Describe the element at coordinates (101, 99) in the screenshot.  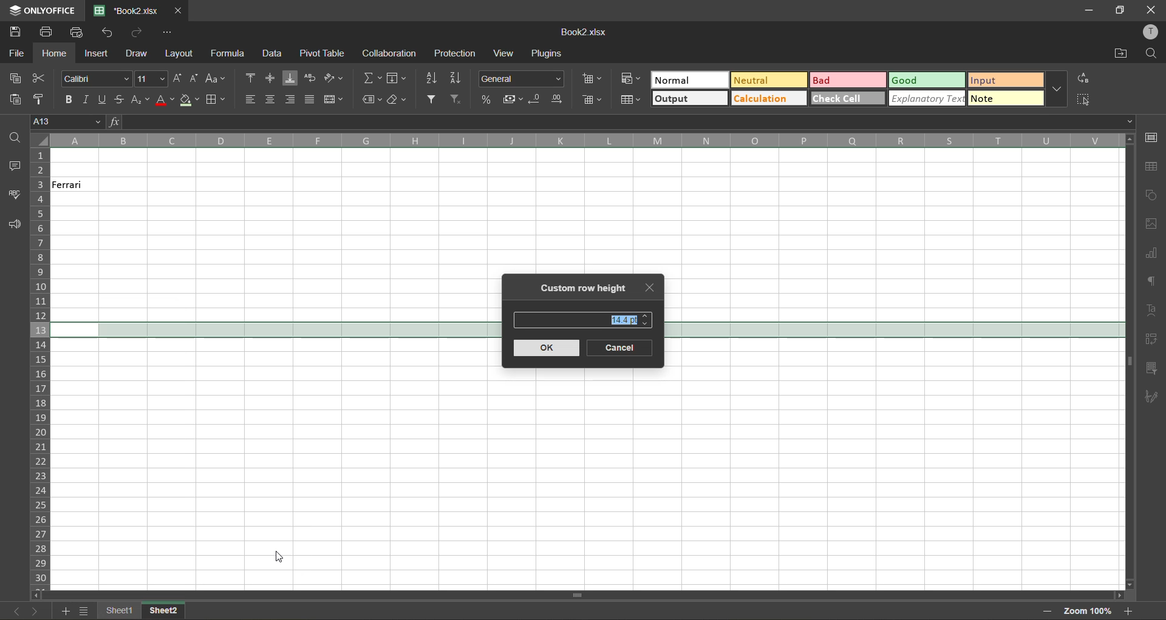
I see `underline` at that location.